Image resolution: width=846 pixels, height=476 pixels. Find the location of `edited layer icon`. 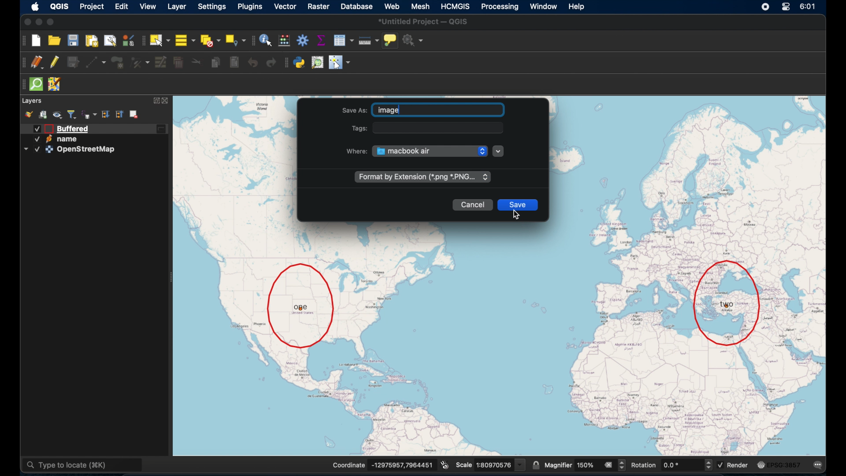

edited layer icon is located at coordinates (163, 130).